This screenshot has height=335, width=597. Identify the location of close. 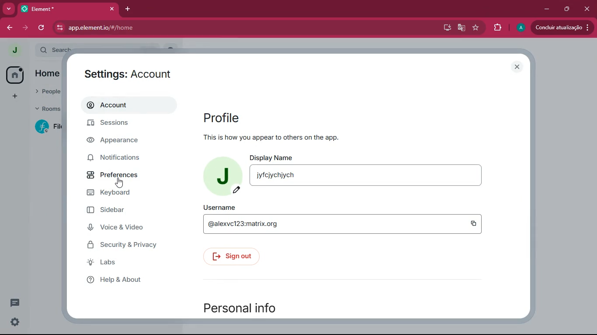
(587, 9).